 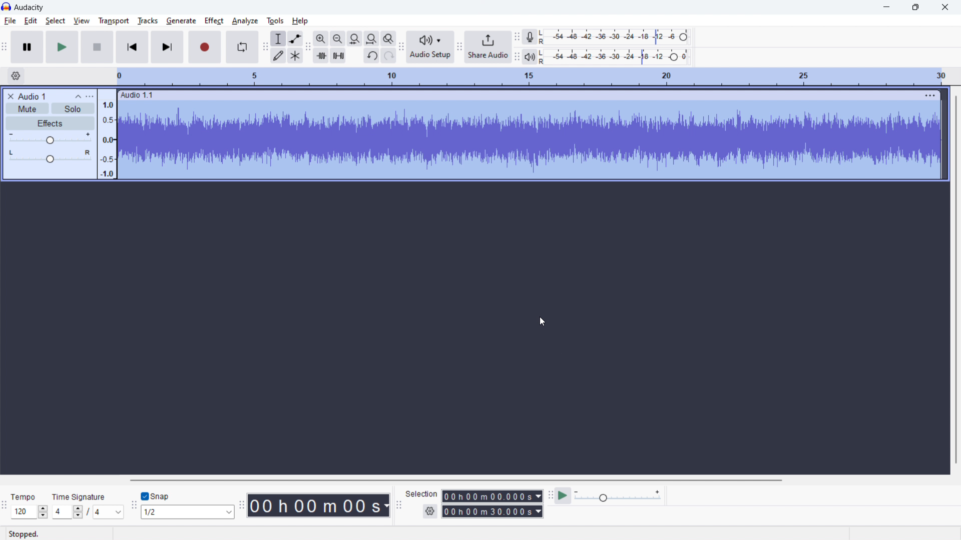 I want to click on select snapping, so click(x=189, y=512).